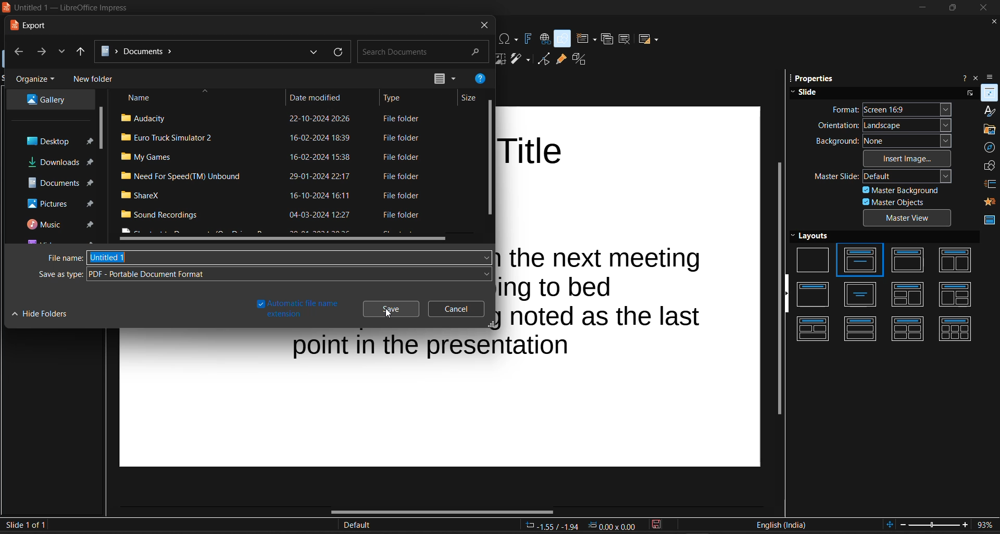 The image size is (1000, 534). What do you see at coordinates (499, 59) in the screenshot?
I see `crop image` at bounding box center [499, 59].